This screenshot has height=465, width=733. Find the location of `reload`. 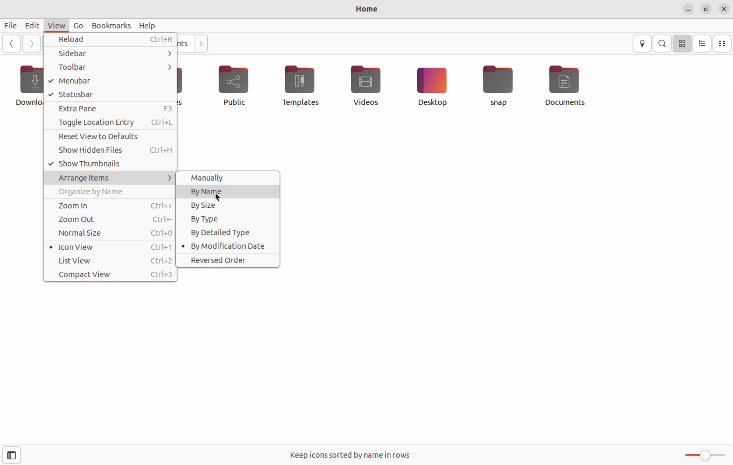

reload is located at coordinates (113, 39).